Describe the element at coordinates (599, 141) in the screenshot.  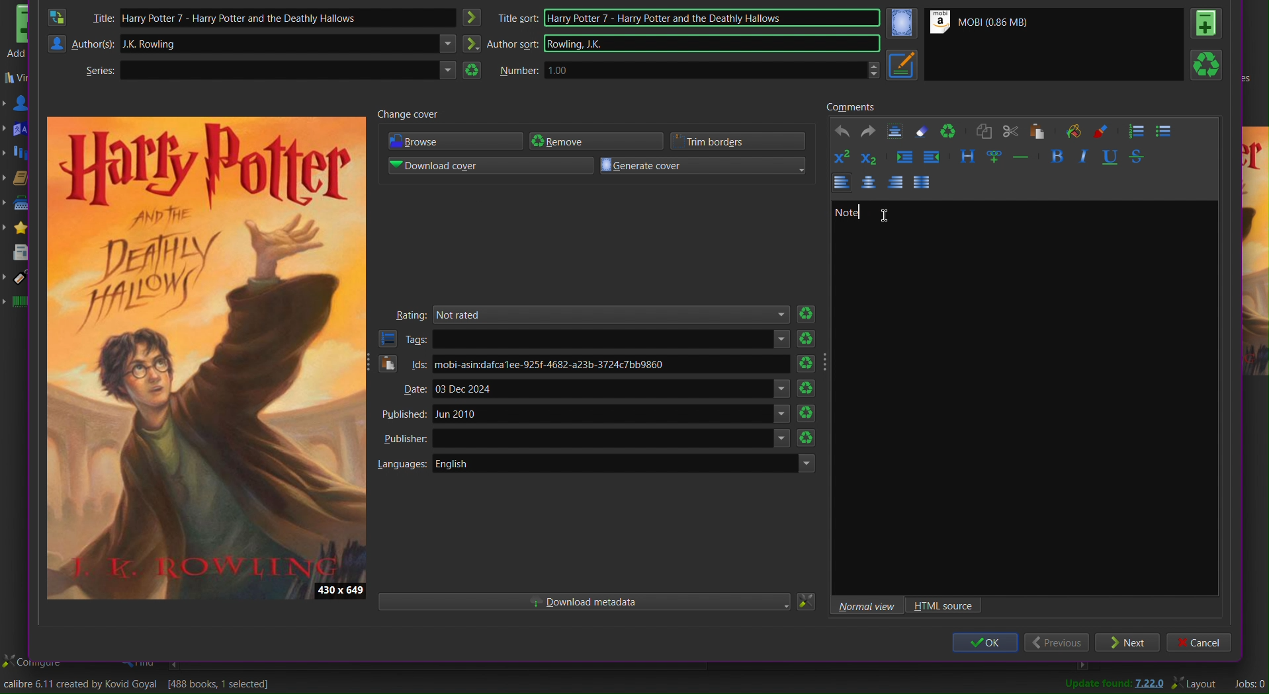
I see `Remove` at that location.